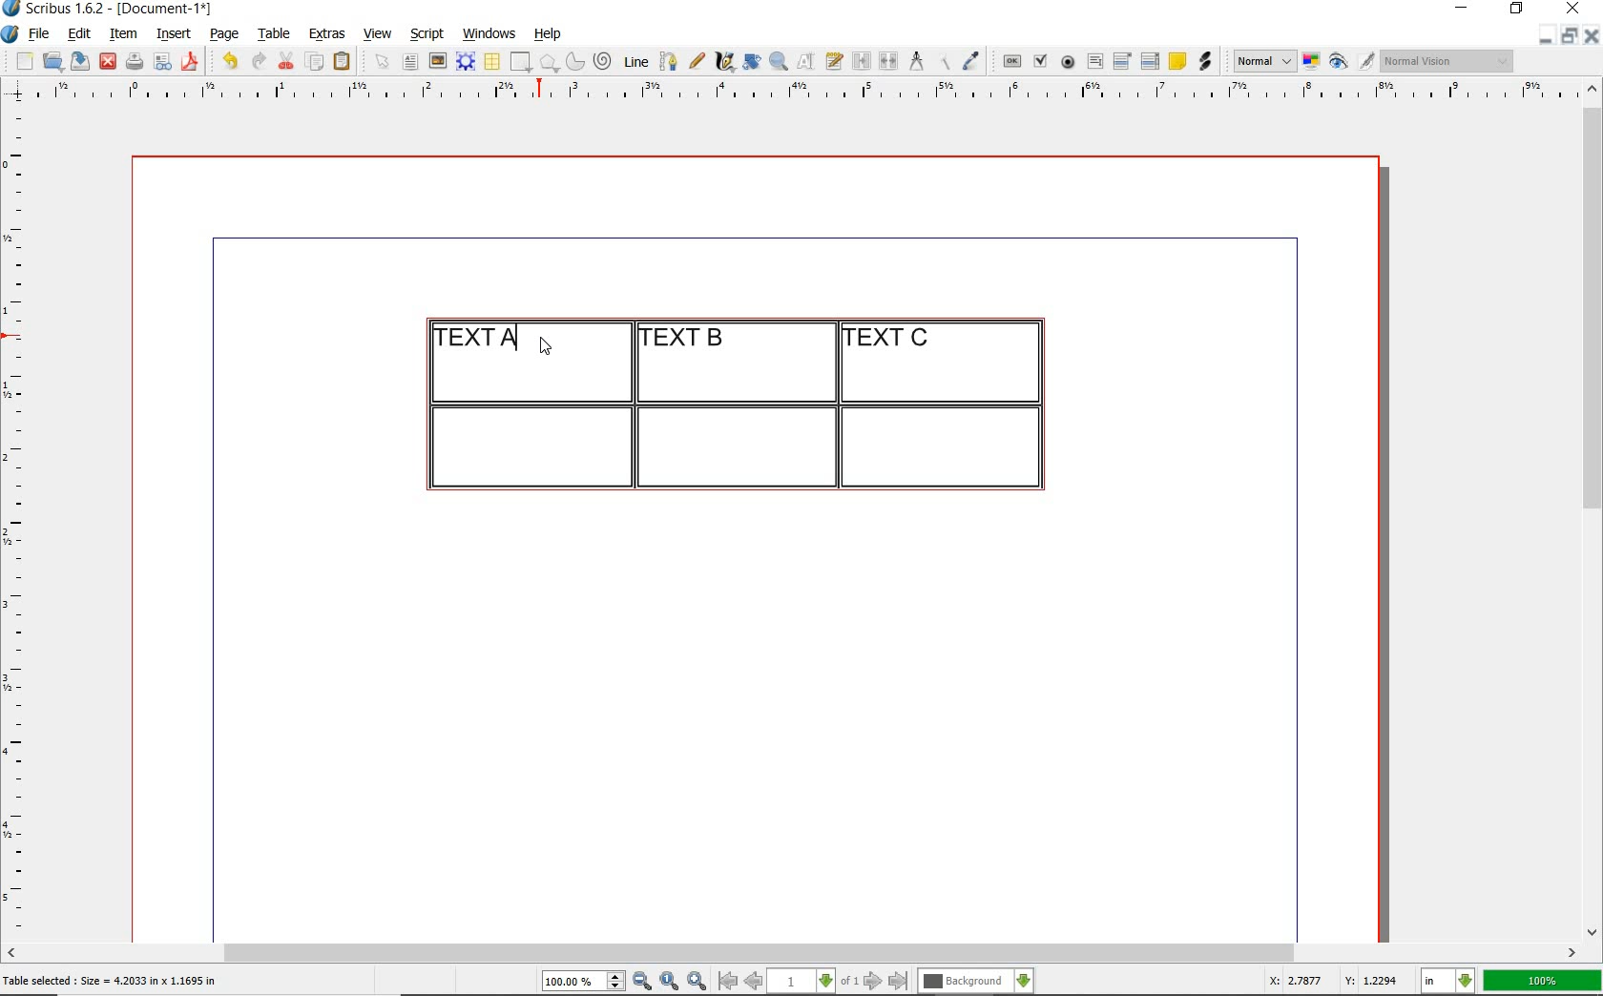 The width and height of the screenshot is (1603, 996). Describe the element at coordinates (814, 93) in the screenshot. I see `ruler` at that location.